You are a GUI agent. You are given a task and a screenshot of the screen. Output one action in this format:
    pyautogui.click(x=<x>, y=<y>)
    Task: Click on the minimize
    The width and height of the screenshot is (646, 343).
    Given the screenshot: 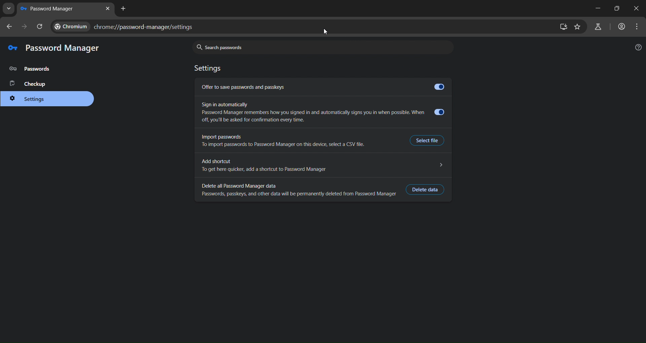 What is the action you would take?
    pyautogui.click(x=596, y=9)
    